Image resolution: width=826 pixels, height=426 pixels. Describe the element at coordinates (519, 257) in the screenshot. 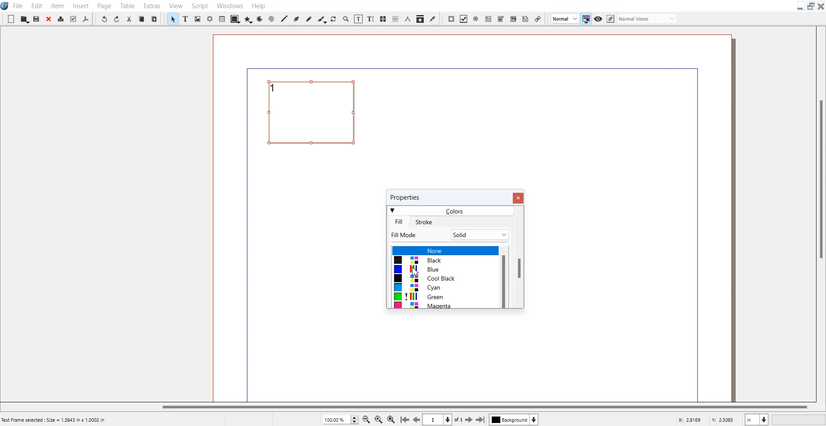

I see `Vertical Scroll Bar` at that location.